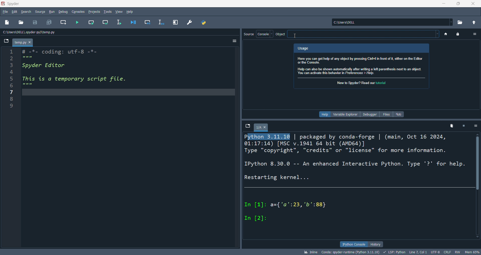 The width and height of the screenshot is (481, 255). What do you see at coordinates (362, 65) in the screenshot?
I see `Here you can get help of any object by pressing Ctri+ in front of i, either on the Editor
orthe Console.

Help can also be shown automatically after writing a left parenthesis next to an object.
You can activate this behavior in Preferences > Help.` at bounding box center [362, 65].